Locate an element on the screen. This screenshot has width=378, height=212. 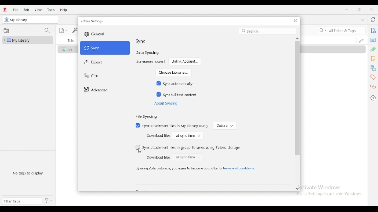
locate is located at coordinates (373, 98).